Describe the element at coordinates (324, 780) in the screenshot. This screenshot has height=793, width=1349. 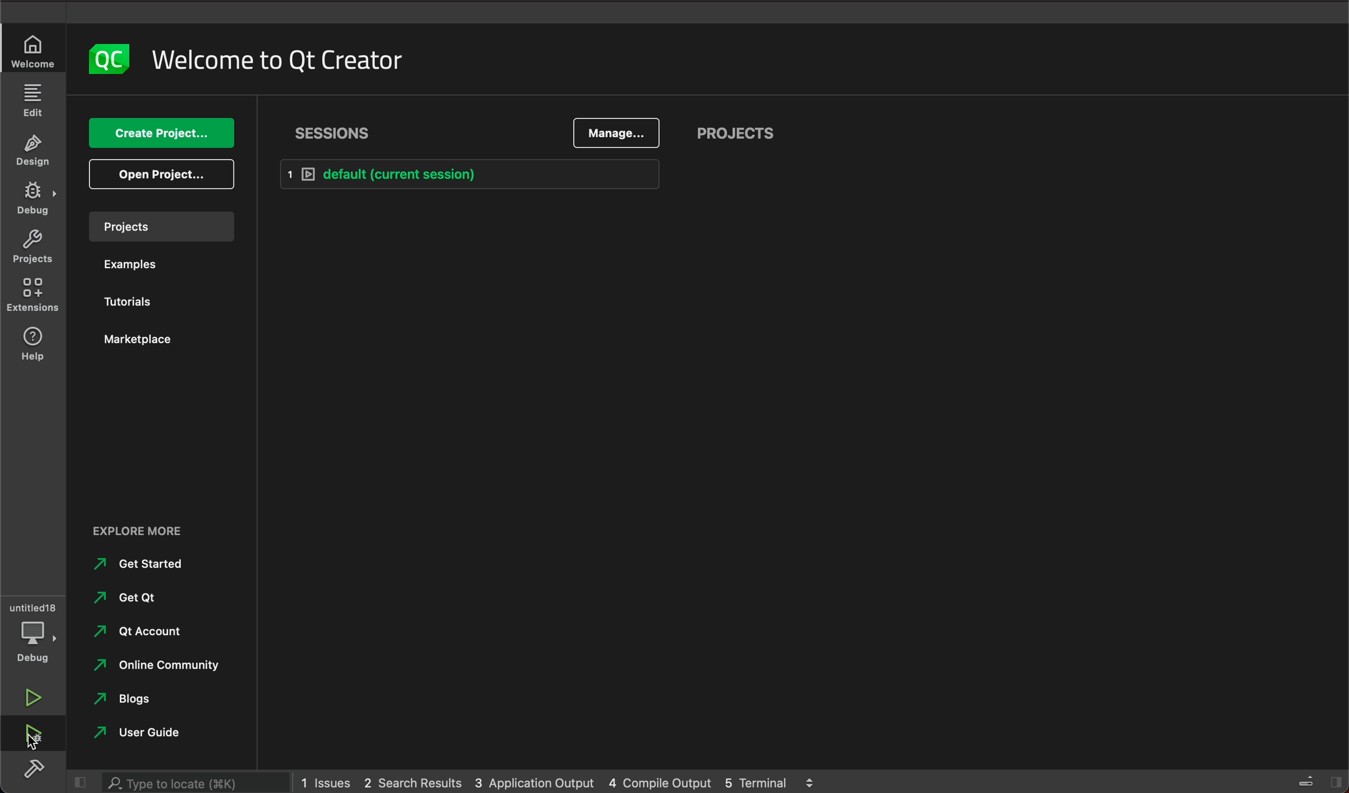
I see `1 issues` at that location.